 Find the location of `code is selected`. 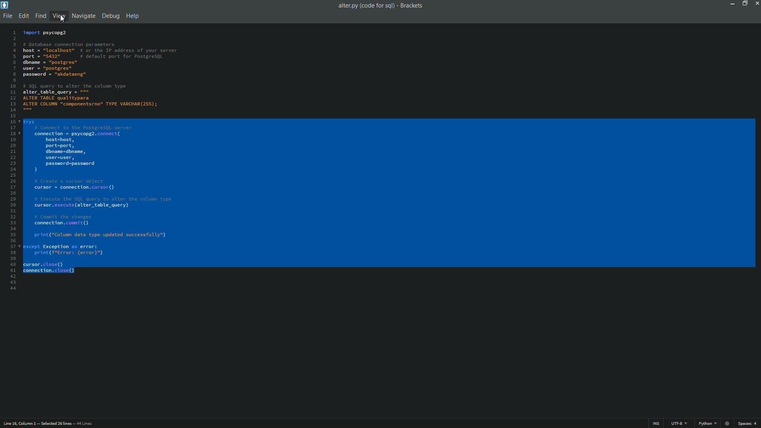

code is selected is located at coordinates (389, 154).